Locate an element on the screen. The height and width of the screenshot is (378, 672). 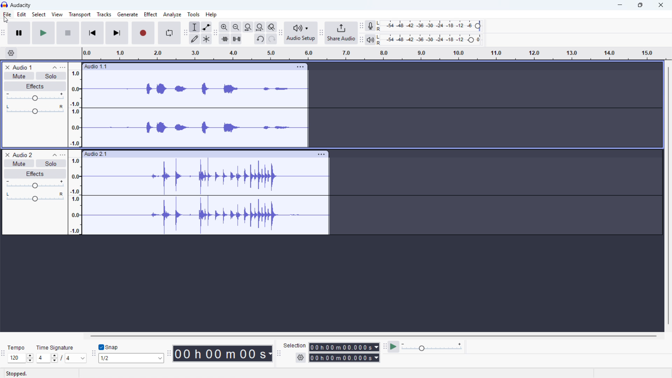
Draw tool  is located at coordinates (195, 39).